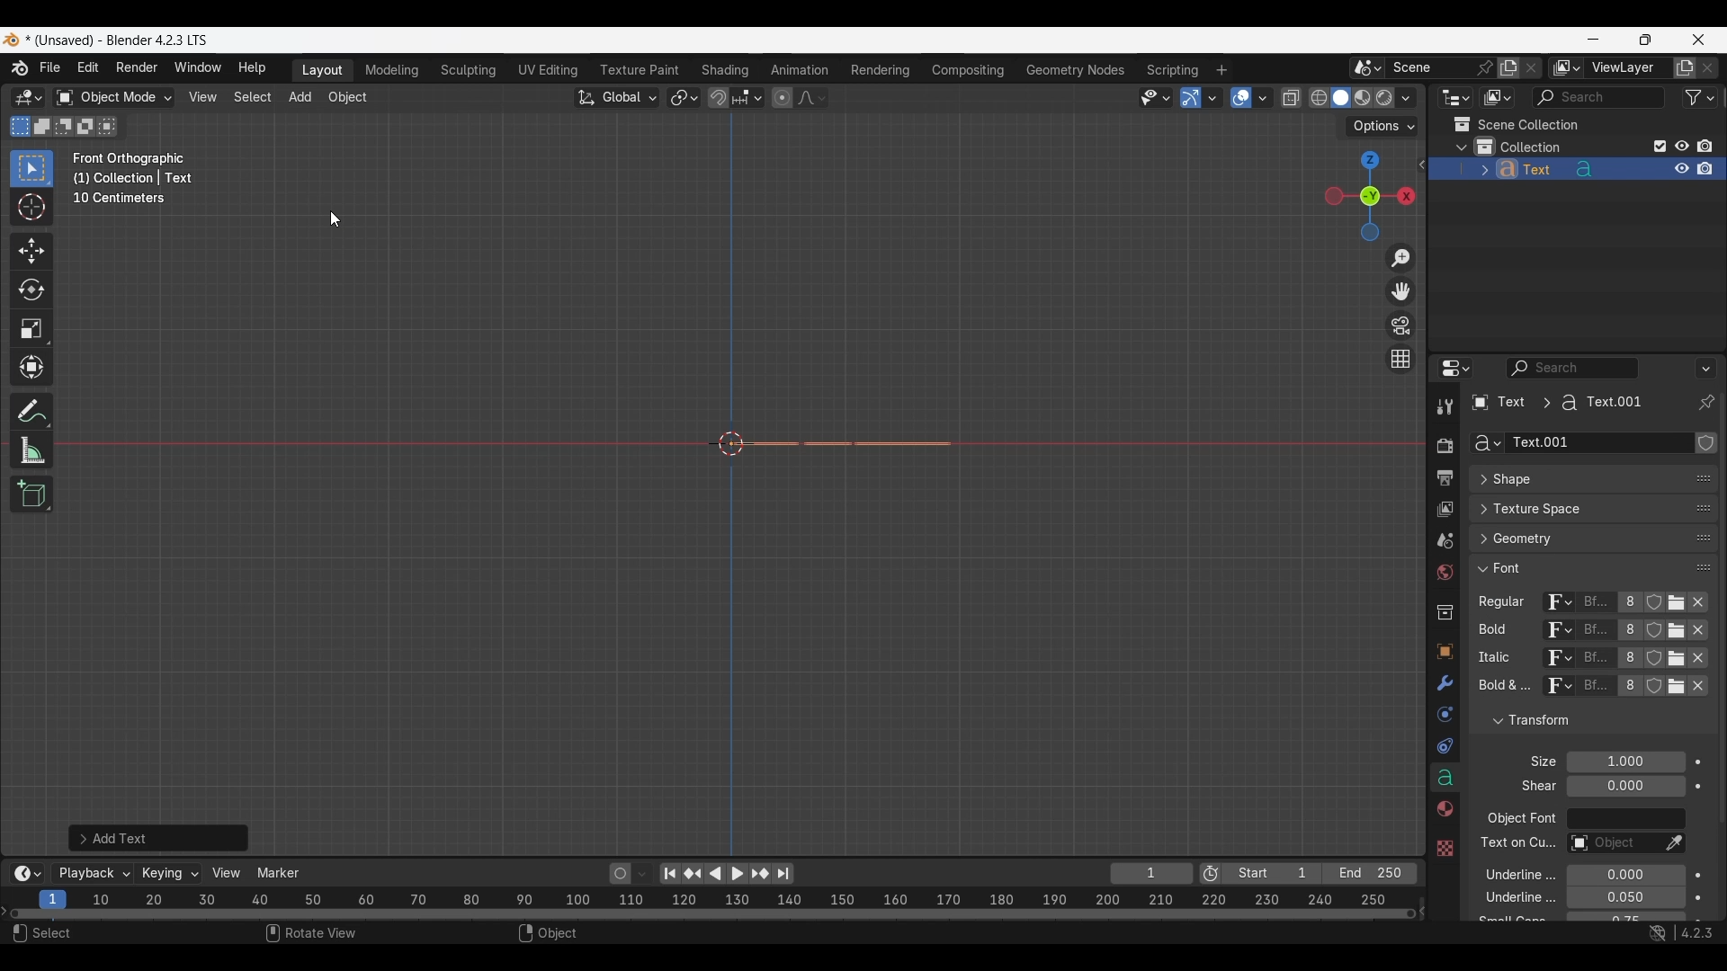 This screenshot has width=1727, height=971. Describe the element at coordinates (1630, 645) in the screenshot. I see `Display number of users of this data for respective attribute` at that location.